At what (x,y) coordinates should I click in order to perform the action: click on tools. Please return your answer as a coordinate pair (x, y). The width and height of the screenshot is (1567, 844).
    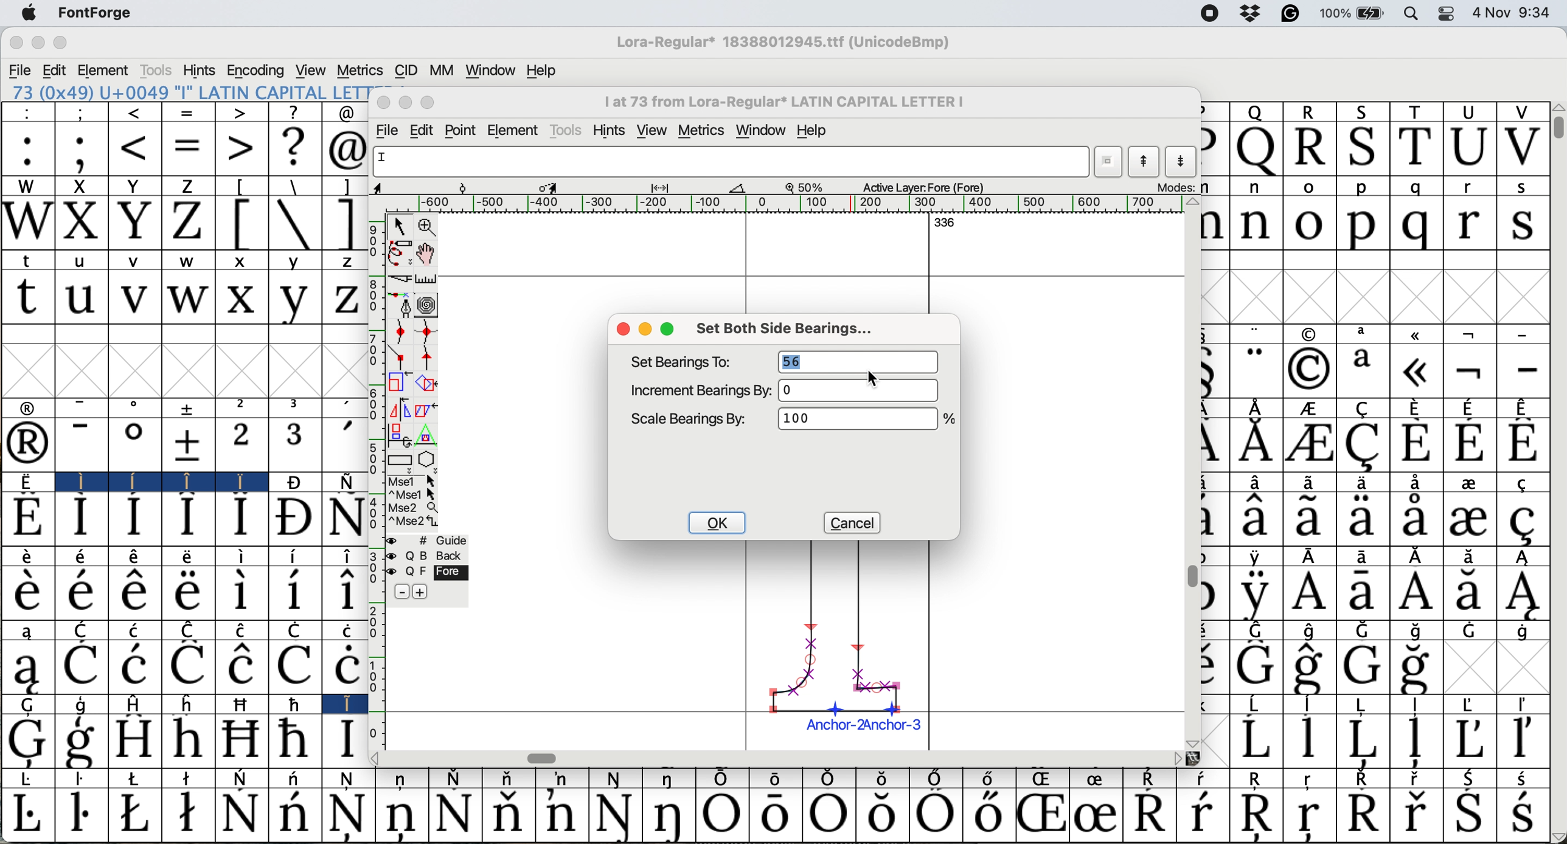
    Looking at the image, I should click on (155, 71).